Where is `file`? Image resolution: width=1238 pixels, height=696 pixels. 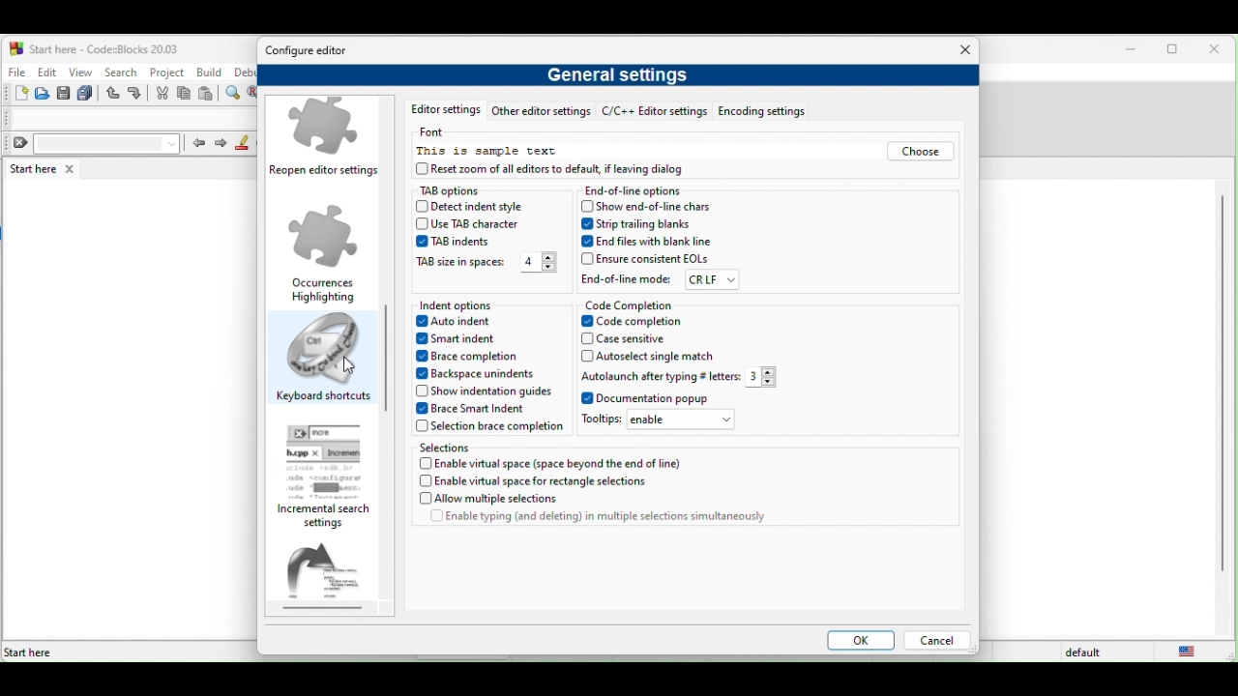 file is located at coordinates (15, 70).